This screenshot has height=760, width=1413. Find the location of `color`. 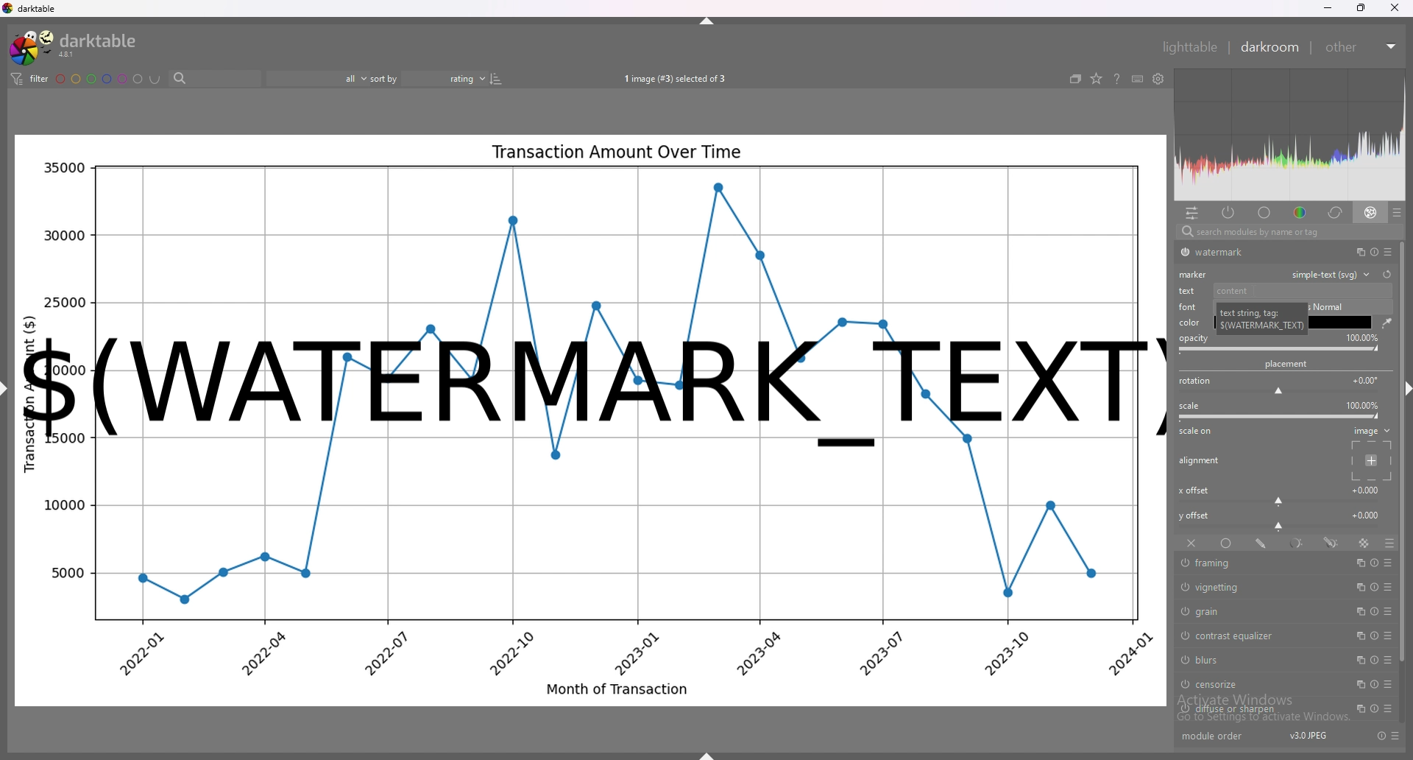

color is located at coordinates (1189, 323).